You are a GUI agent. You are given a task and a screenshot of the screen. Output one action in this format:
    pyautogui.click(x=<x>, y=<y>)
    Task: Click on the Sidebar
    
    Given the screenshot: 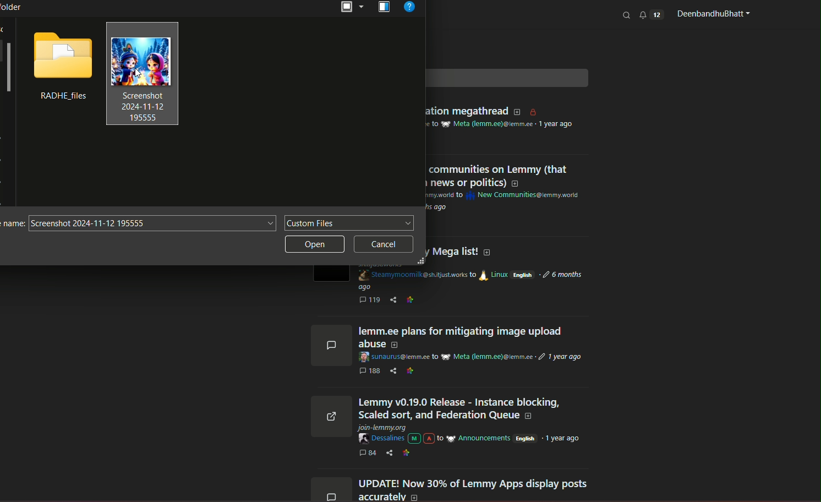 What is the action you would take?
    pyautogui.click(x=8, y=69)
    